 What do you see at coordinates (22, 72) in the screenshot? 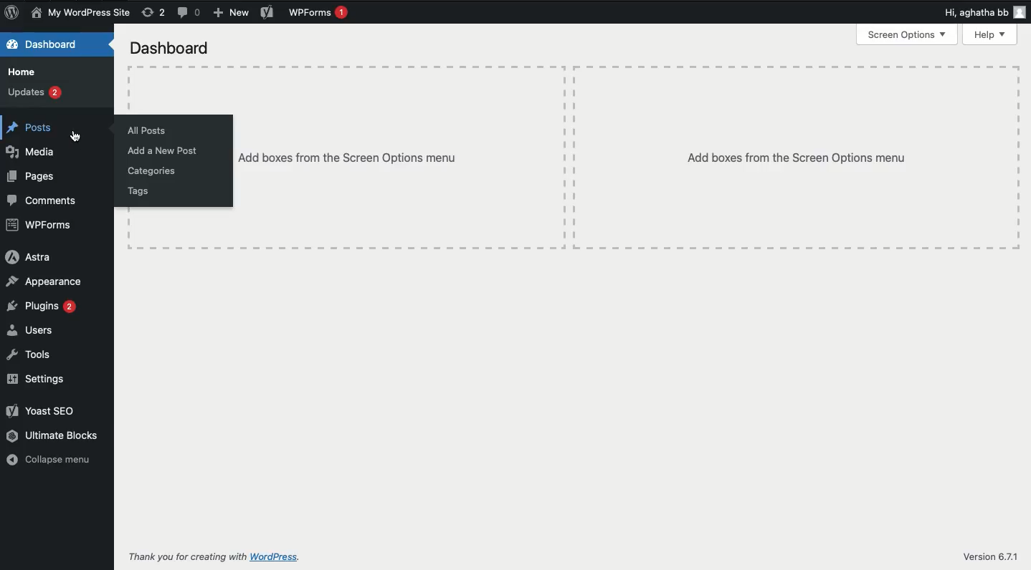
I see `Home` at bounding box center [22, 72].